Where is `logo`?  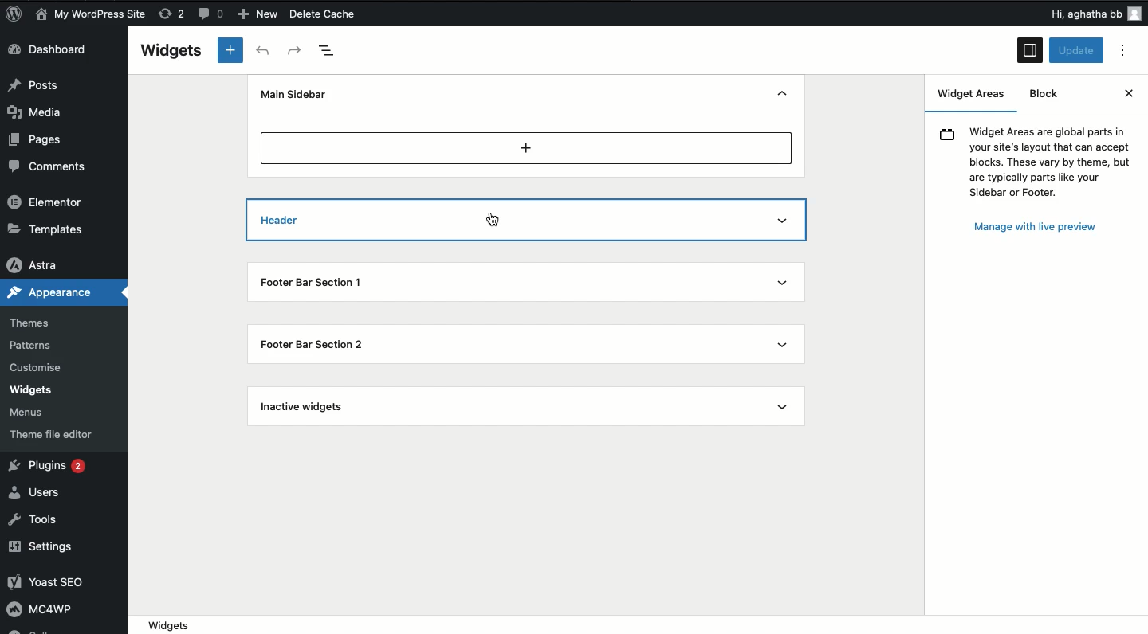
logo is located at coordinates (17, 14).